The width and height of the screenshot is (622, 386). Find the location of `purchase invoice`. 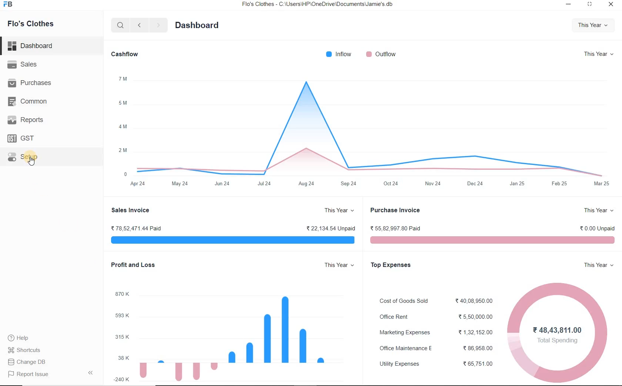

purchase invoice is located at coordinates (398, 210).